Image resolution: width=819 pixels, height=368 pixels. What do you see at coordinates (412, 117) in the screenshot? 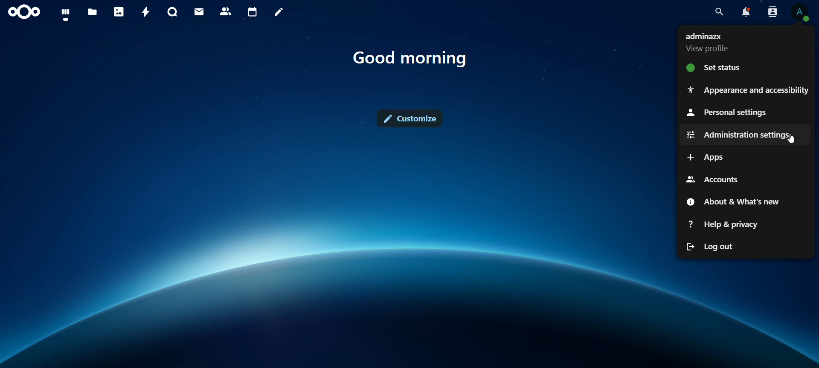
I see `customize` at bounding box center [412, 117].